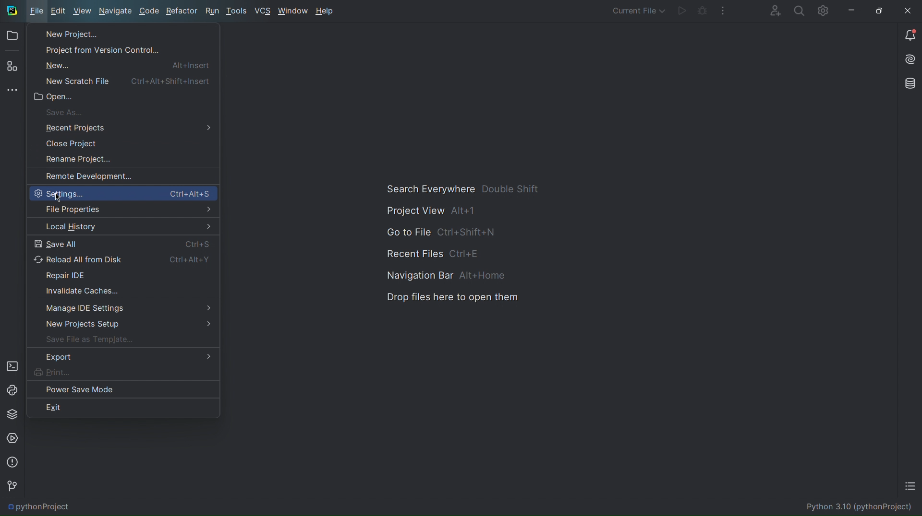 Image resolution: width=922 pixels, height=516 pixels. What do you see at coordinates (61, 113) in the screenshot?
I see `Save As` at bounding box center [61, 113].